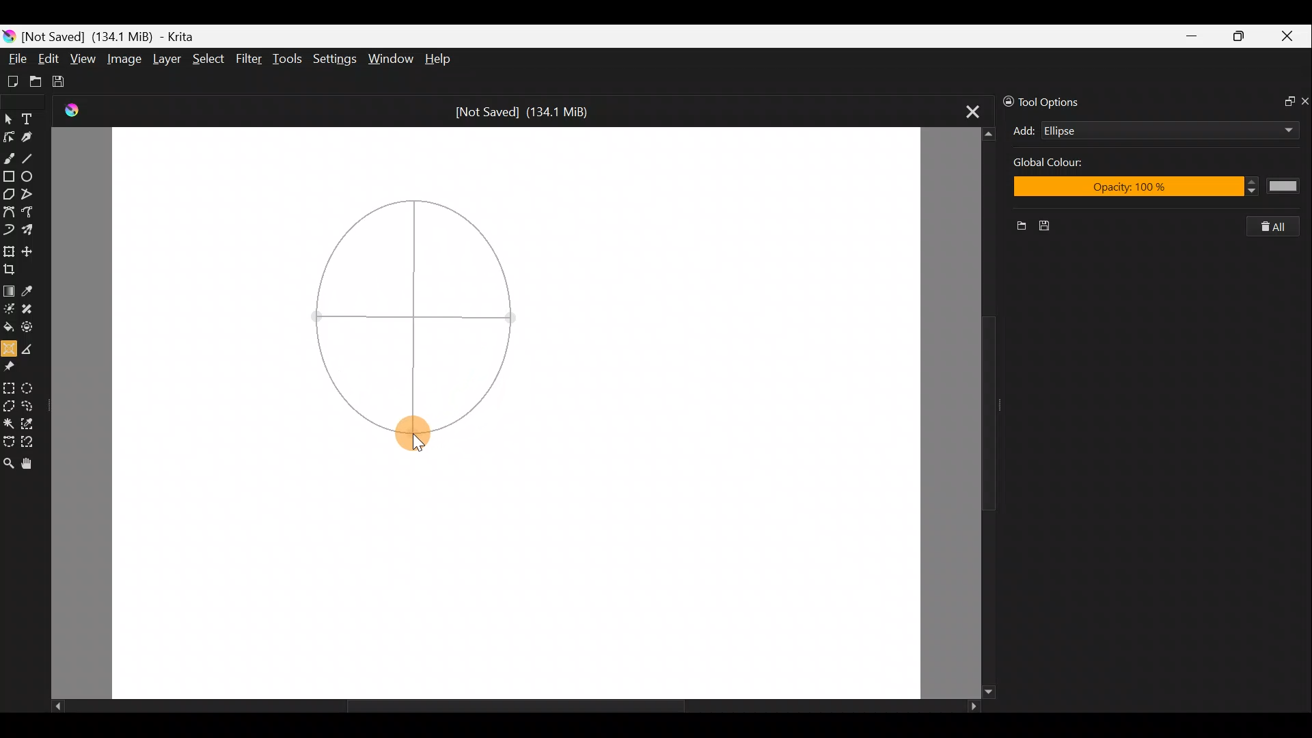 This screenshot has width=1312, height=738. I want to click on Edit shapes tool, so click(11, 135).